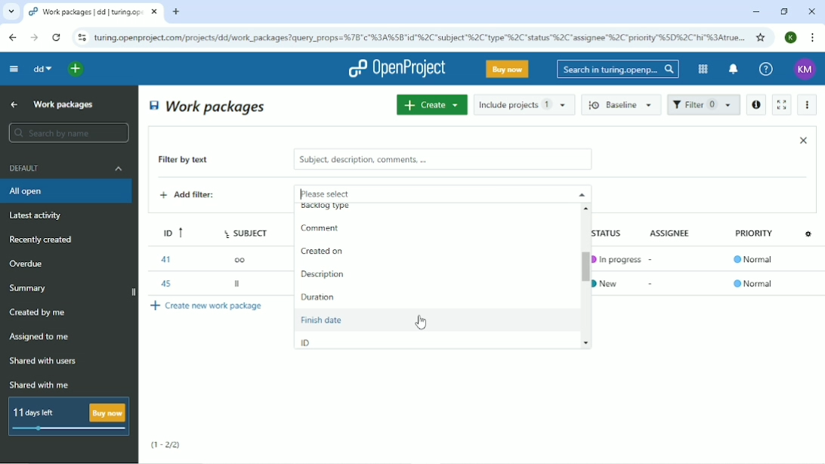 The width and height of the screenshot is (825, 464). I want to click on Customize and control google chrome, so click(814, 38).